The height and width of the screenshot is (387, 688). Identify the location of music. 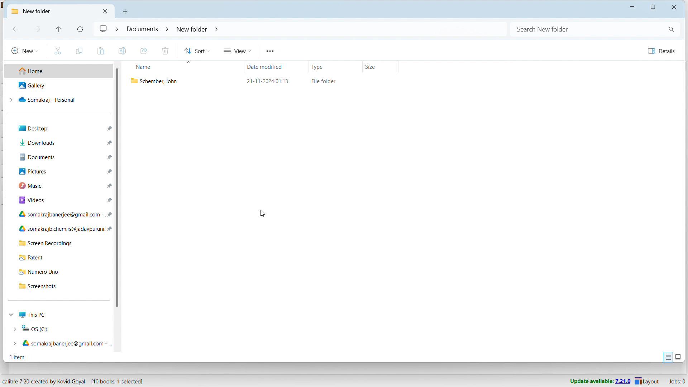
(64, 185).